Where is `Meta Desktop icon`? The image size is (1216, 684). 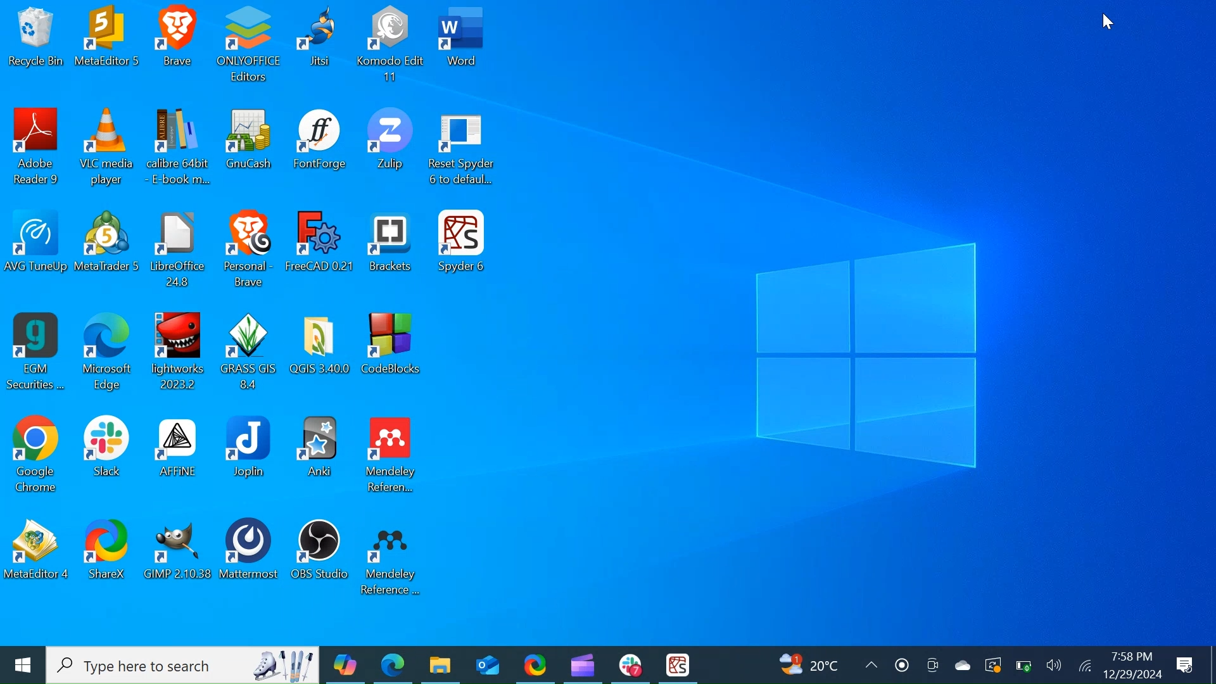
Meta Desktop icon is located at coordinates (108, 44).